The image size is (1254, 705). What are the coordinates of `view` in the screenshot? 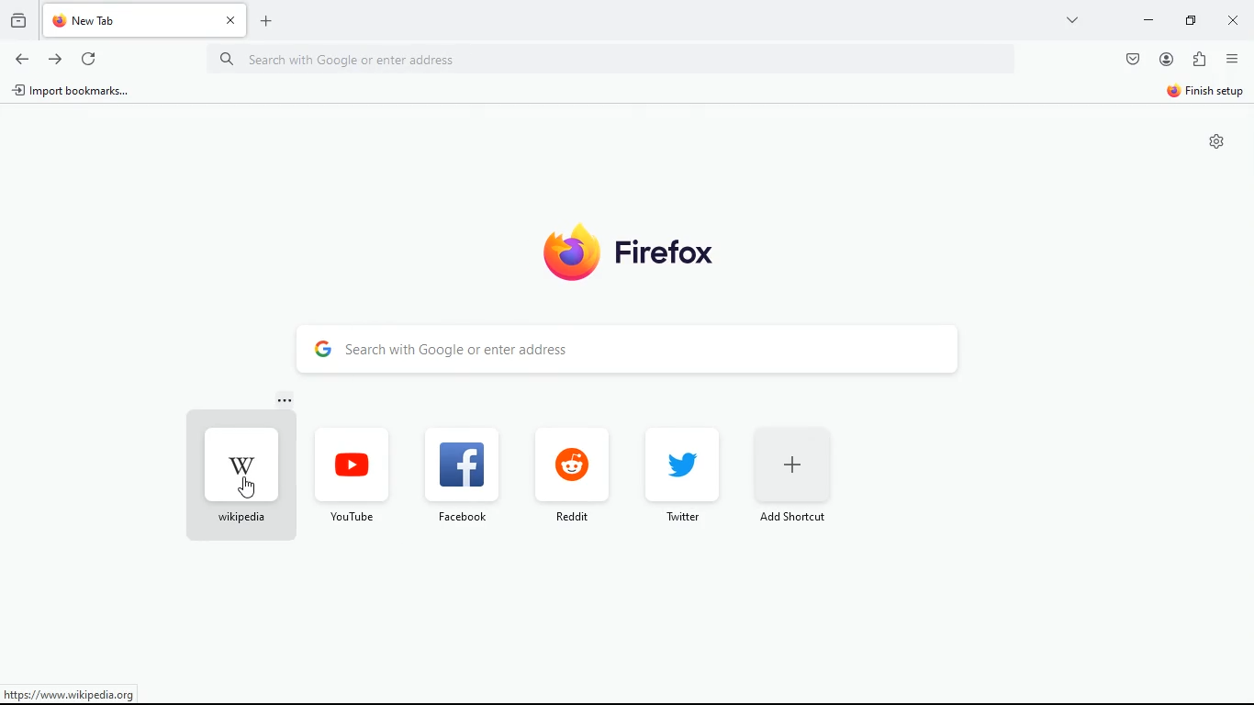 It's located at (1073, 23).